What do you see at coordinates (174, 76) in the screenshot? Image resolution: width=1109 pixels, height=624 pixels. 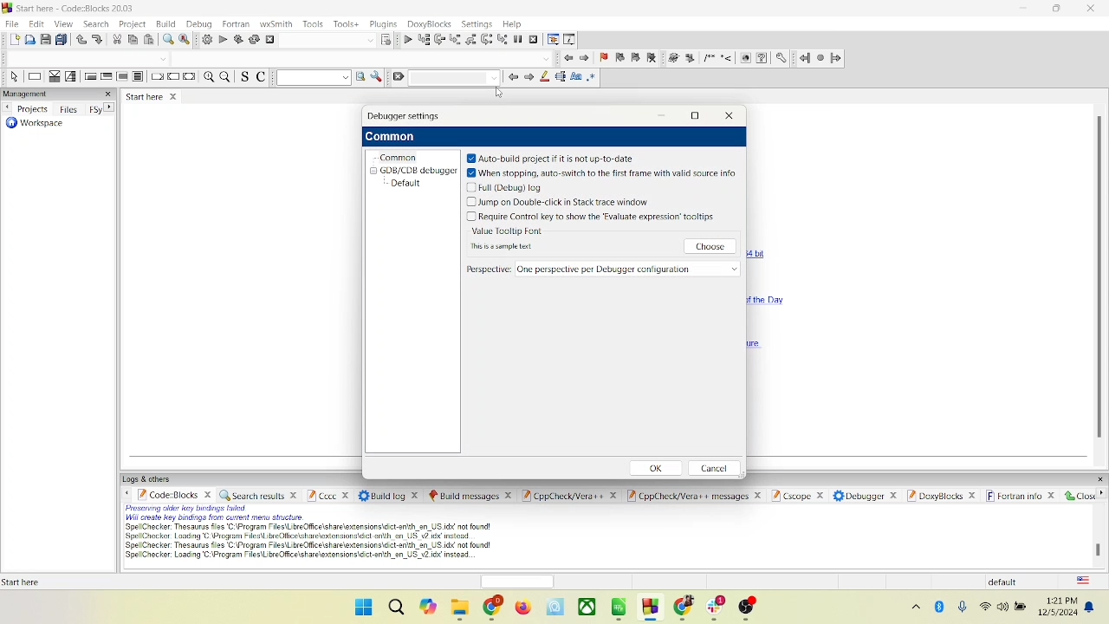 I see `continue instruction` at bounding box center [174, 76].